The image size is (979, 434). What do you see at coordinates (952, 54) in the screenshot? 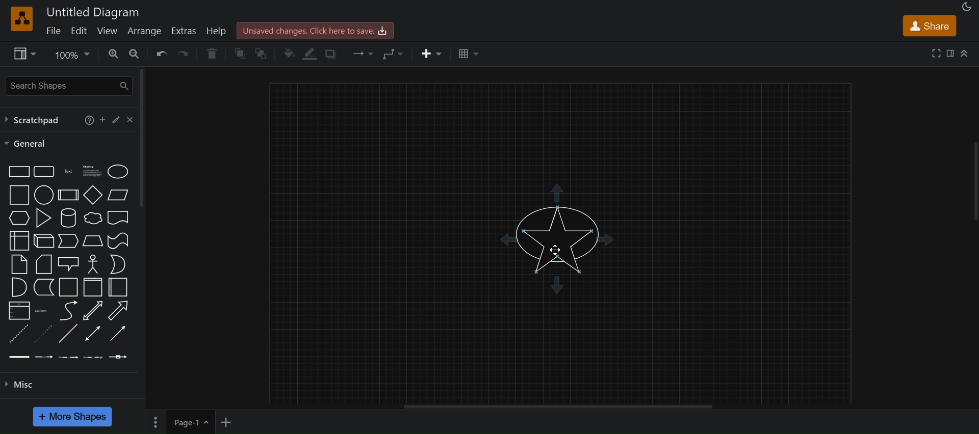
I see `format` at bounding box center [952, 54].